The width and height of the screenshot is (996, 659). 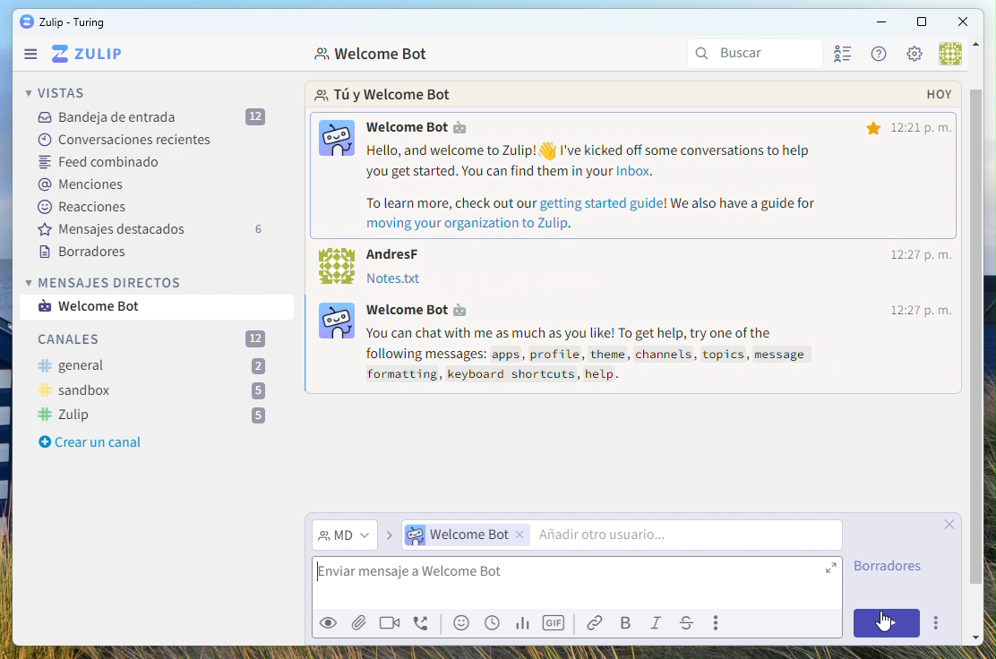 What do you see at coordinates (87, 443) in the screenshot?
I see `Create a channel` at bounding box center [87, 443].